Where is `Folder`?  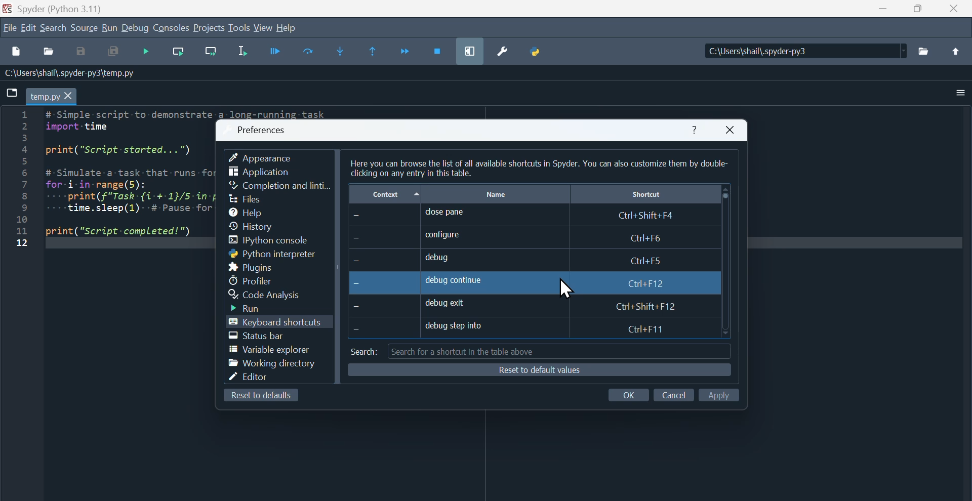
Folder is located at coordinates (927, 53).